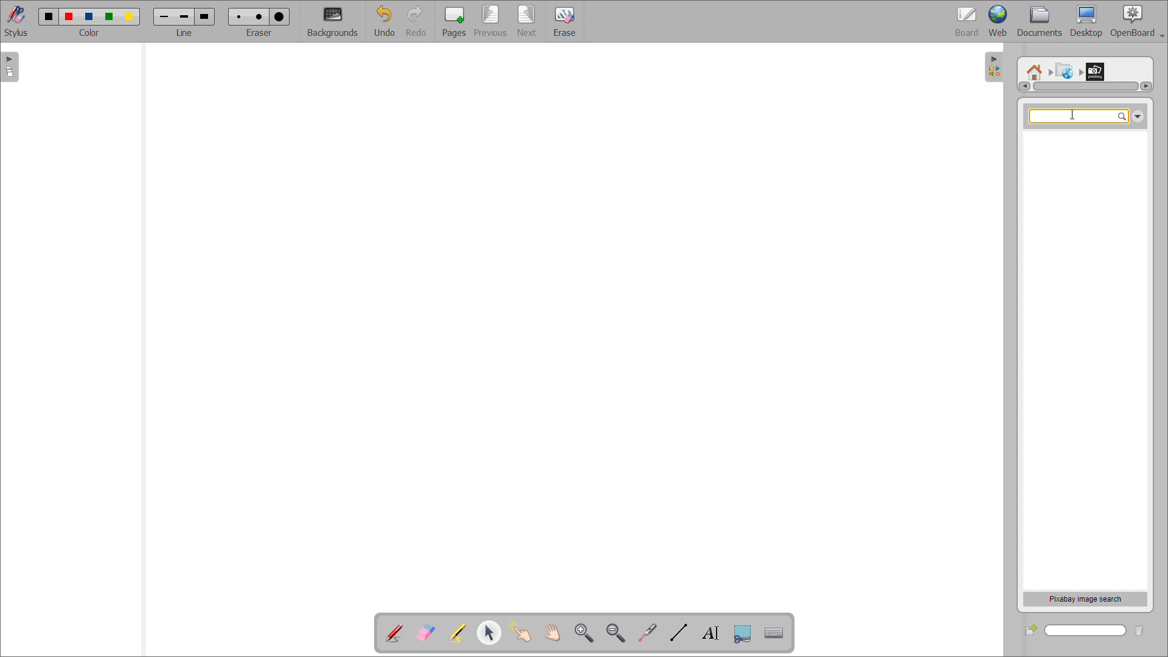  What do you see at coordinates (679, 633) in the screenshot?
I see `draw lines` at bounding box center [679, 633].